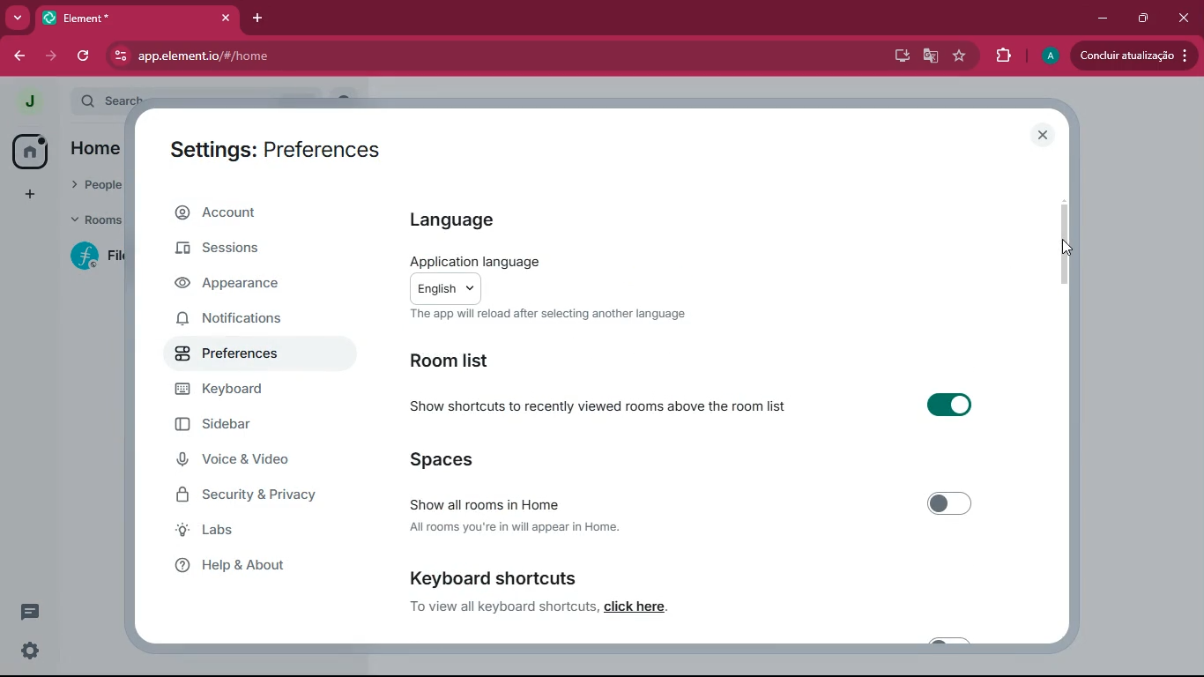 The height and width of the screenshot is (677, 1204). What do you see at coordinates (257, 425) in the screenshot?
I see `sidebar` at bounding box center [257, 425].